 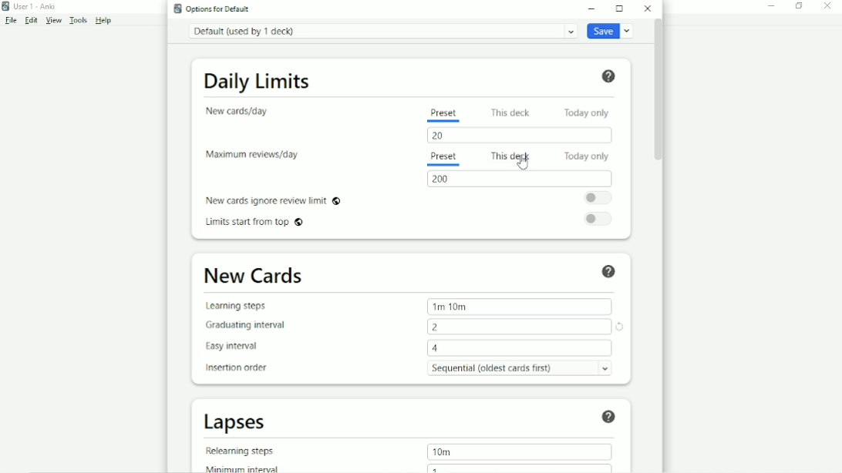 What do you see at coordinates (602, 218) in the screenshot?
I see `Toggle on/off` at bounding box center [602, 218].